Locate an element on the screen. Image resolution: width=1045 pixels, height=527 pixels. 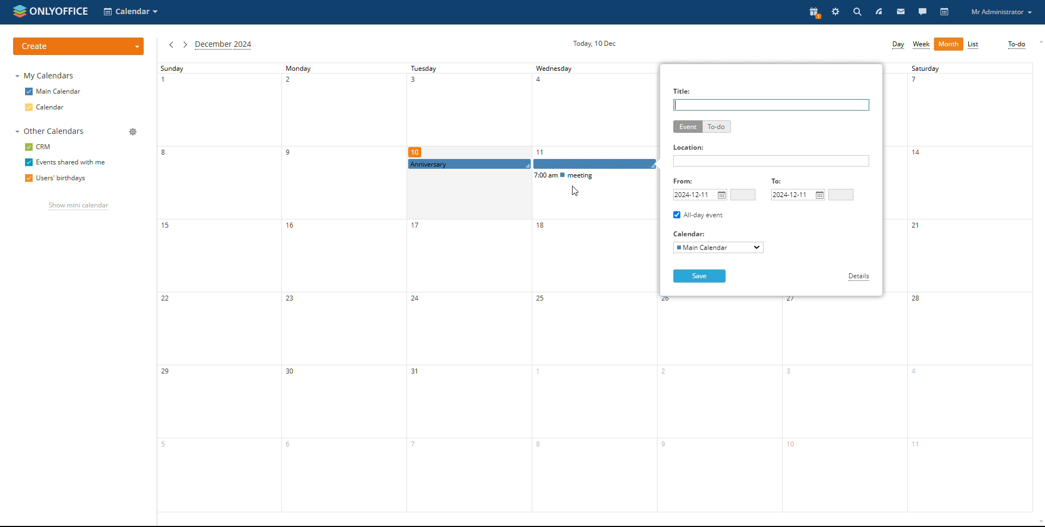
day view is located at coordinates (897, 45).